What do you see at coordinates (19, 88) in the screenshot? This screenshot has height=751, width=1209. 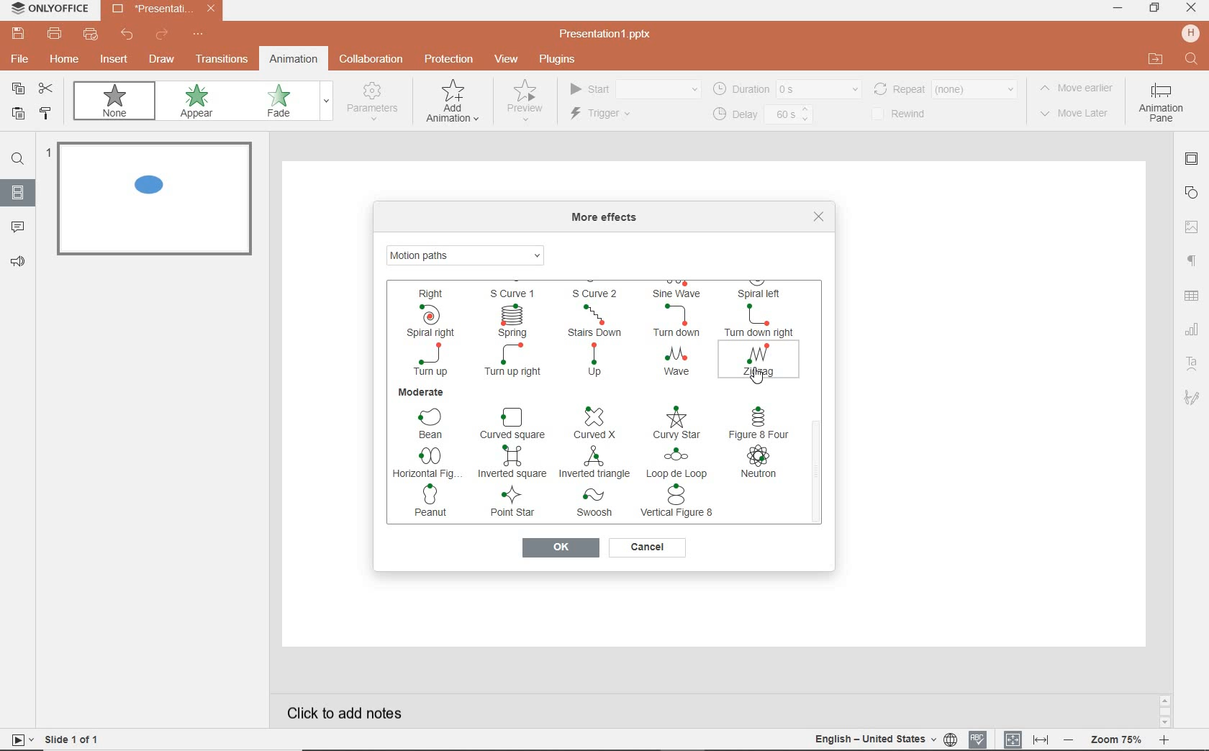 I see `copy` at bounding box center [19, 88].